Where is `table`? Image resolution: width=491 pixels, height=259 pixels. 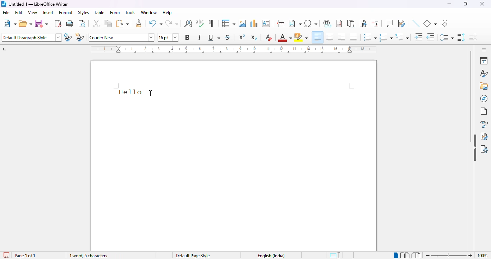
table is located at coordinates (100, 13).